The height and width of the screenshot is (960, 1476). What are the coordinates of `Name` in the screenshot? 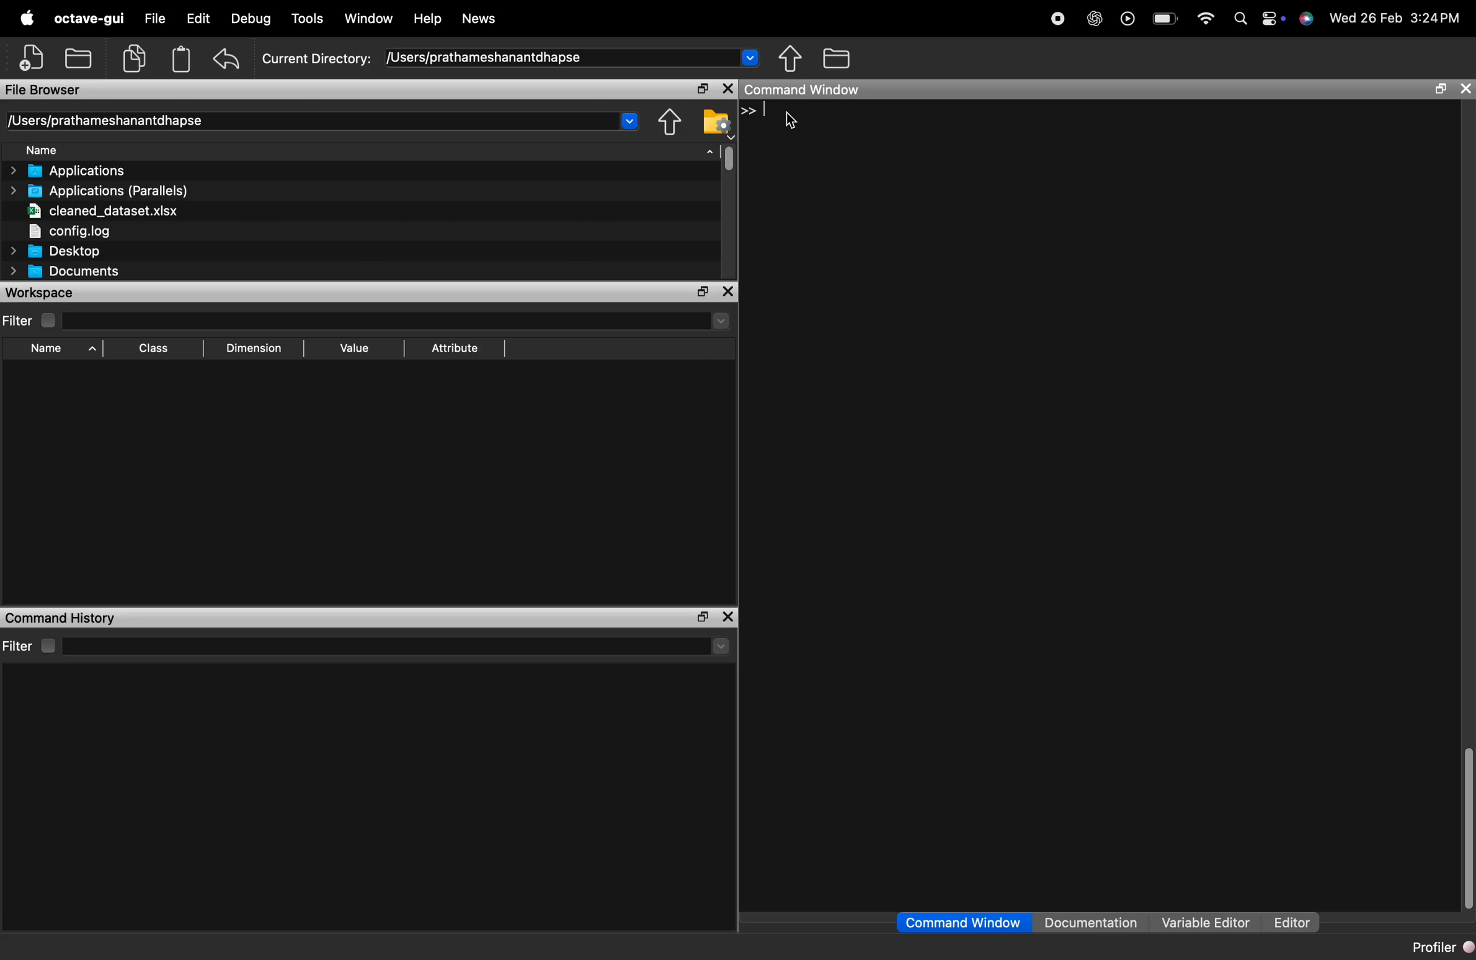 It's located at (369, 150).